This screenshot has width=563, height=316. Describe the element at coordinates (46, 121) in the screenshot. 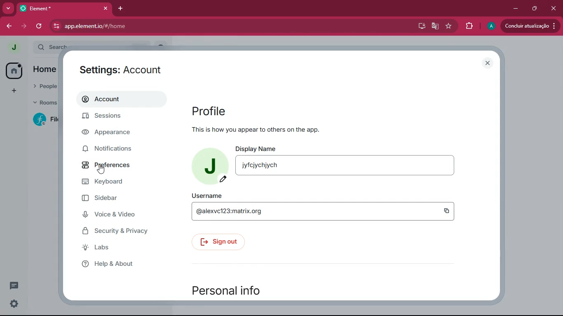

I see `f file` at that location.